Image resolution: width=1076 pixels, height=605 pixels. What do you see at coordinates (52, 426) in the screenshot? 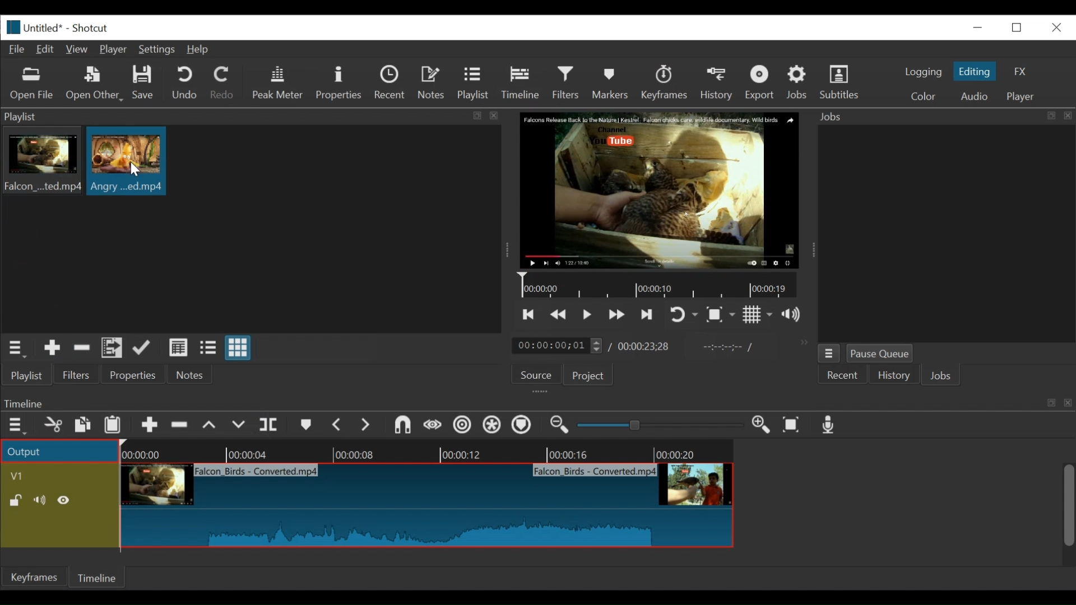
I see `cut` at bounding box center [52, 426].